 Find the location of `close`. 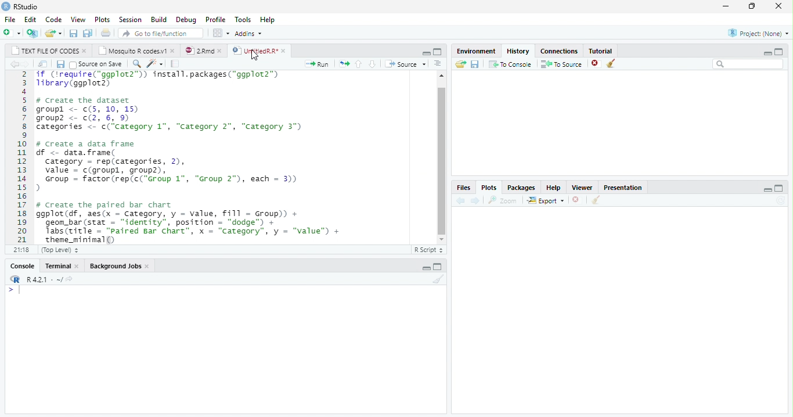

close is located at coordinates (173, 51).